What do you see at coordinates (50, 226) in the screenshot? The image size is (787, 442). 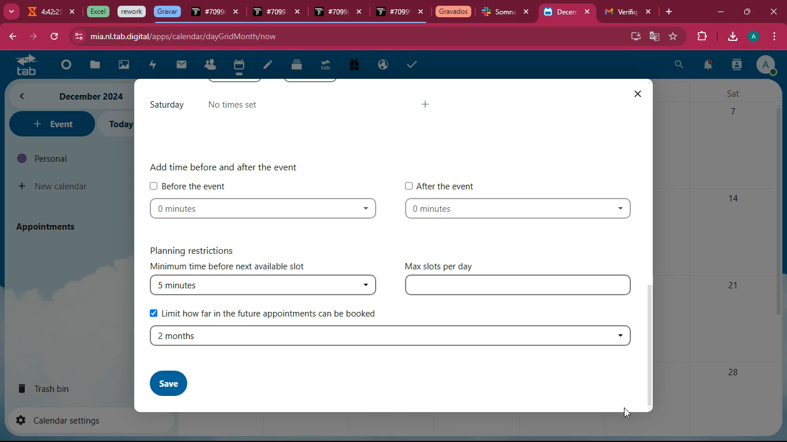 I see `appointments` at bounding box center [50, 226].